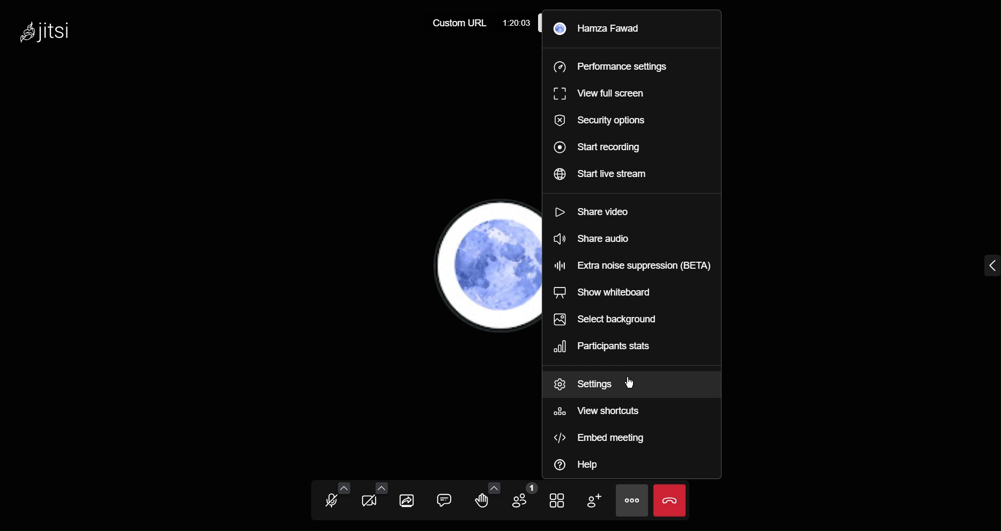  Describe the element at coordinates (477, 265) in the screenshot. I see `Account Profile picture` at that location.